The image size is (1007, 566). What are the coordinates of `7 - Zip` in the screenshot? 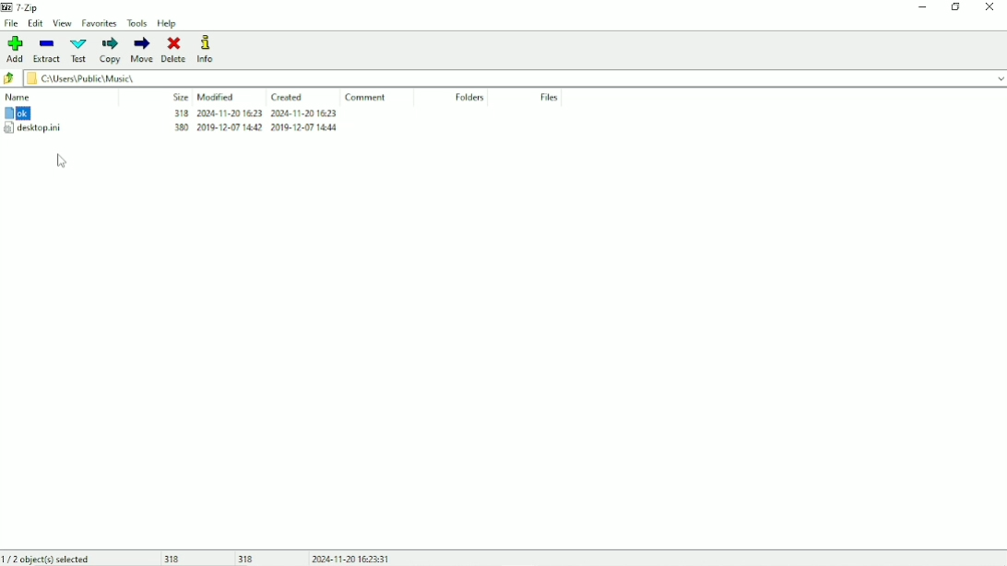 It's located at (23, 6).